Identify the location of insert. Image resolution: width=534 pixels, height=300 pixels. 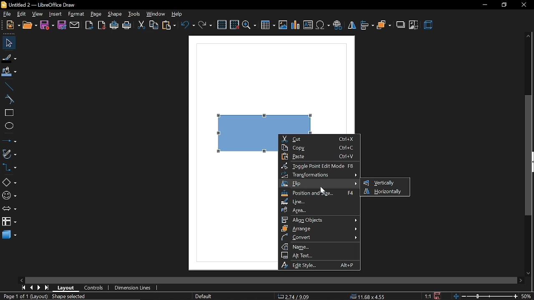
(55, 14).